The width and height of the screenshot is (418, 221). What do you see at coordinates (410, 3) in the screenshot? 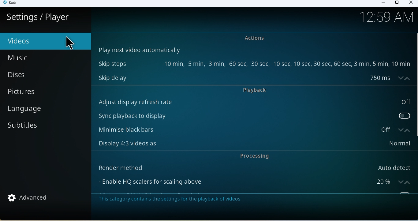
I see `Close` at bounding box center [410, 3].